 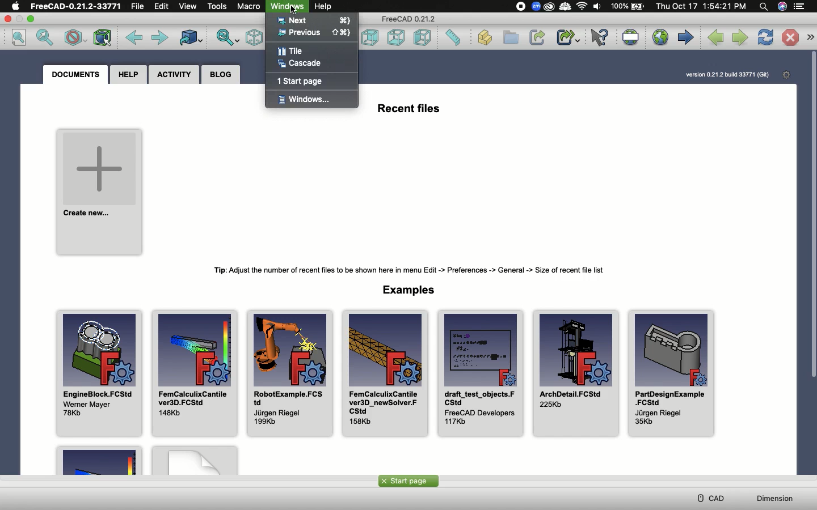 What do you see at coordinates (138, 6) in the screenshot?
I see `File` at bounding box center [138, 6].